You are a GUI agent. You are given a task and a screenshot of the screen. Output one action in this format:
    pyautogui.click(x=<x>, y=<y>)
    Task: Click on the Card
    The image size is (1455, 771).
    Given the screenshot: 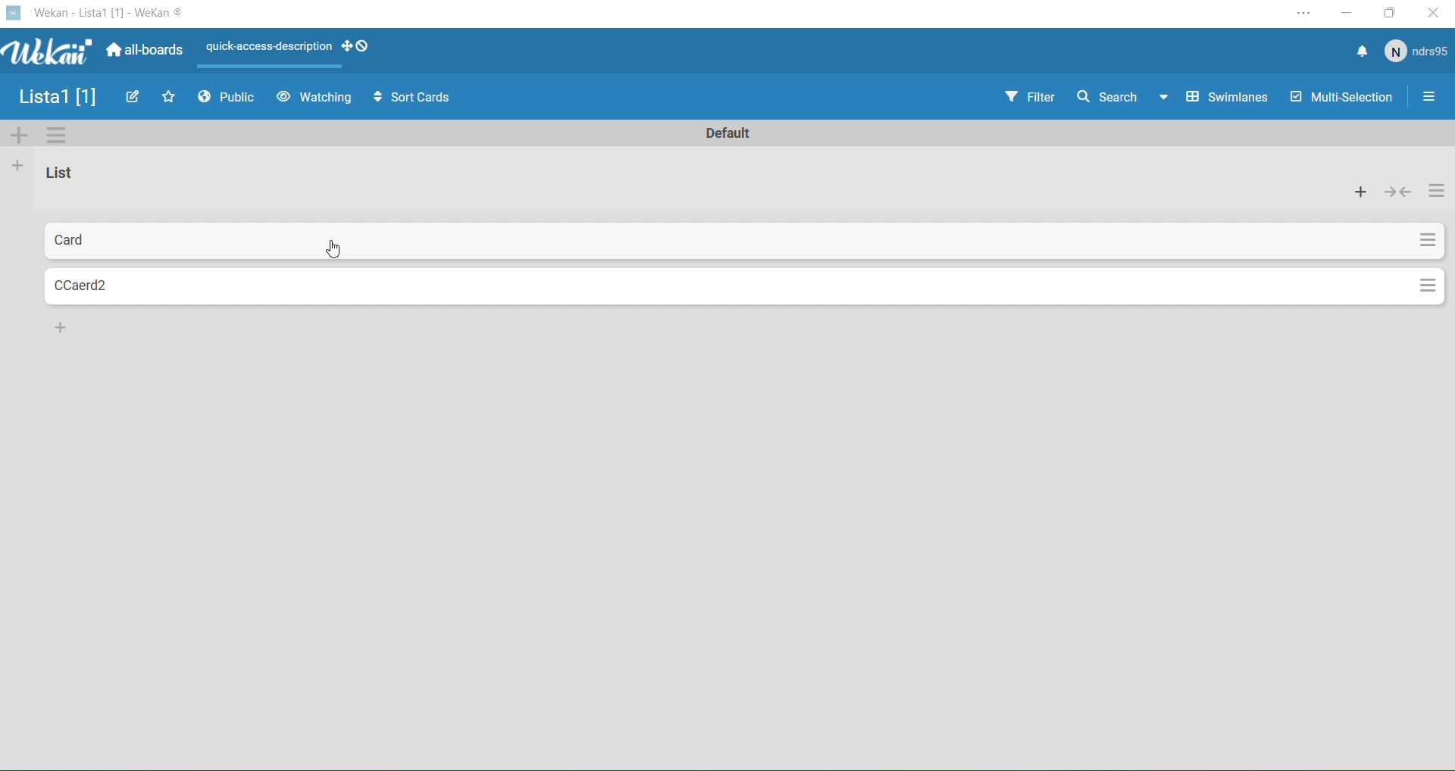 What is the action you would take?
    pyautogui.click(x=718, y=242)
    